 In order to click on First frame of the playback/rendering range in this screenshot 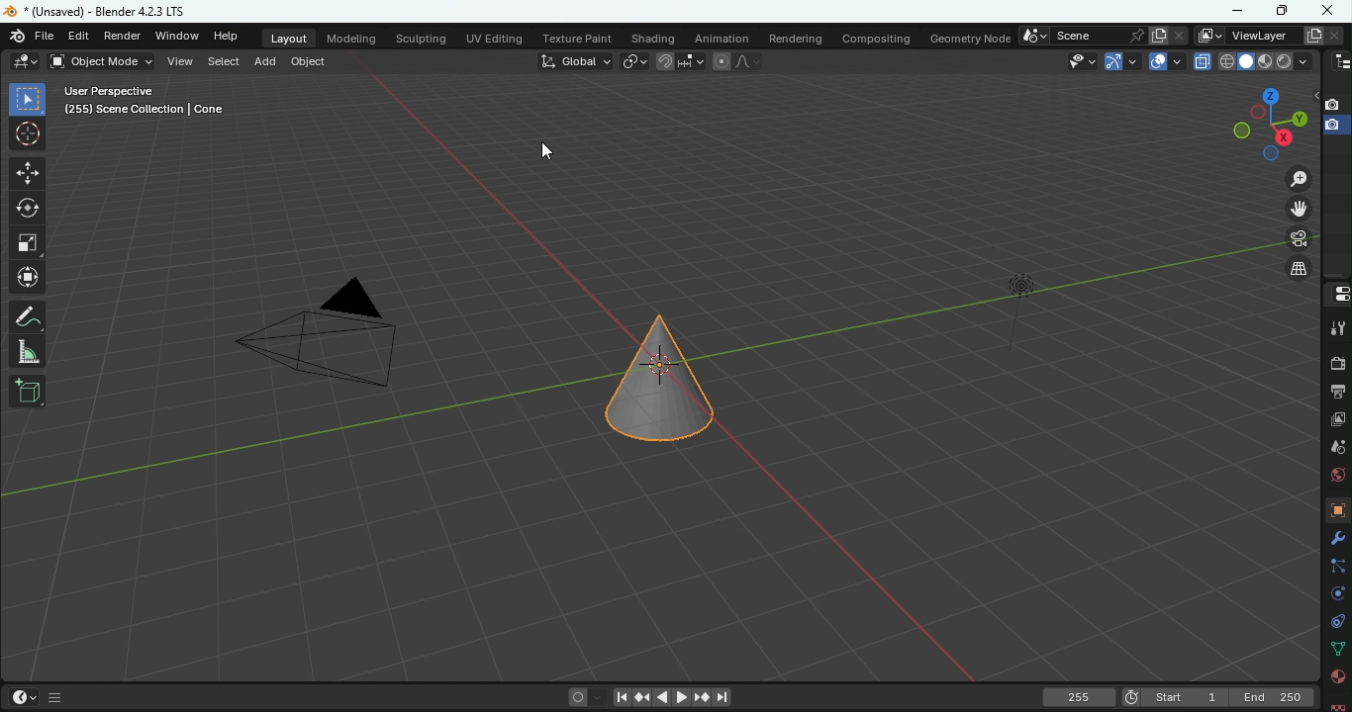, I will do `click(1186, 697)`.